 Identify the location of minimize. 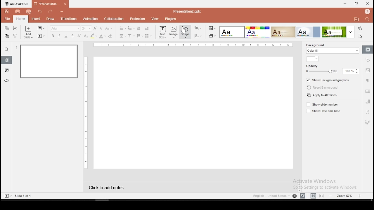
(345, 4).